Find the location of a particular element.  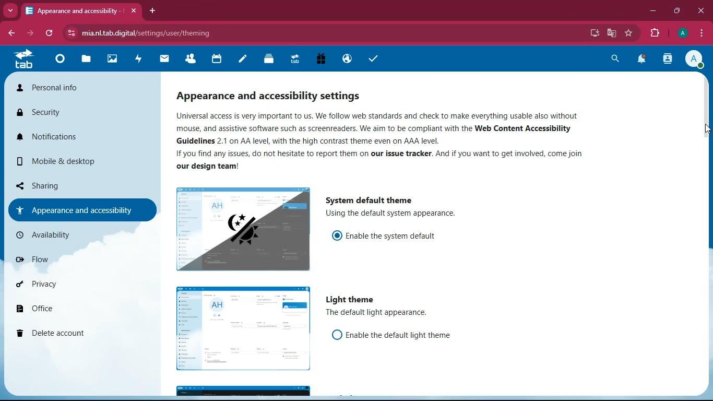

refresh is located at coordinates (50, 33).